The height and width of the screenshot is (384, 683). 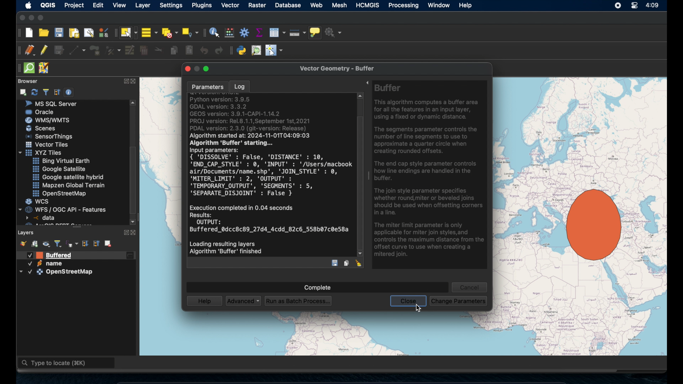 What do you see at coordinates (22, 243) in the screenshot?
I see `style manager` at bounding box center [22, 243].